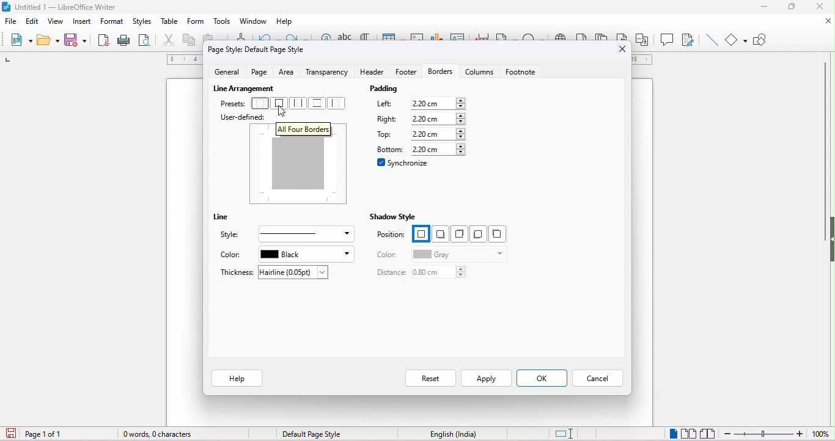  I want to click on area, so click(289, 71).